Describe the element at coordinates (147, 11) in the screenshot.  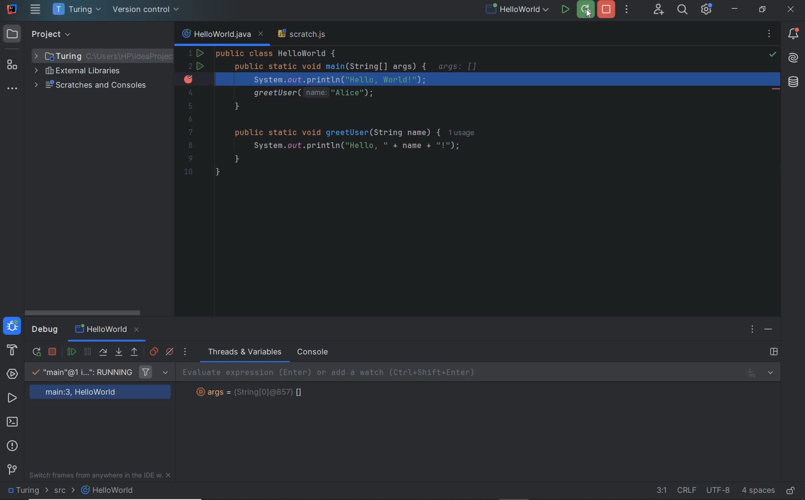
I see `version control` at that location.